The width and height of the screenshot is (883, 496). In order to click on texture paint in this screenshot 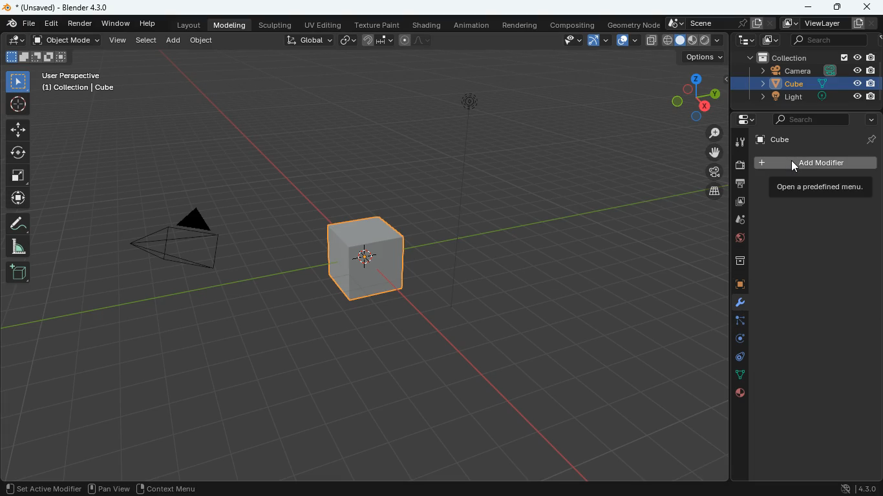, I will do `click(378, 25)`.